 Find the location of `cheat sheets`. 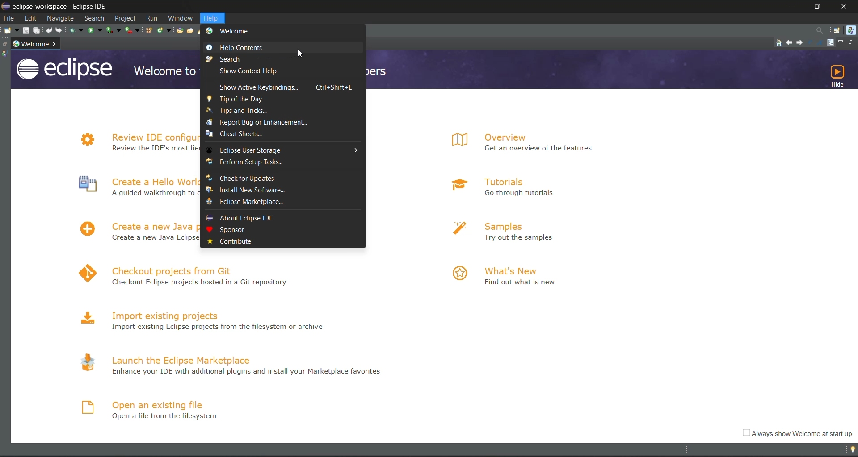

cheat sheets is located at coordinates (238, 133).